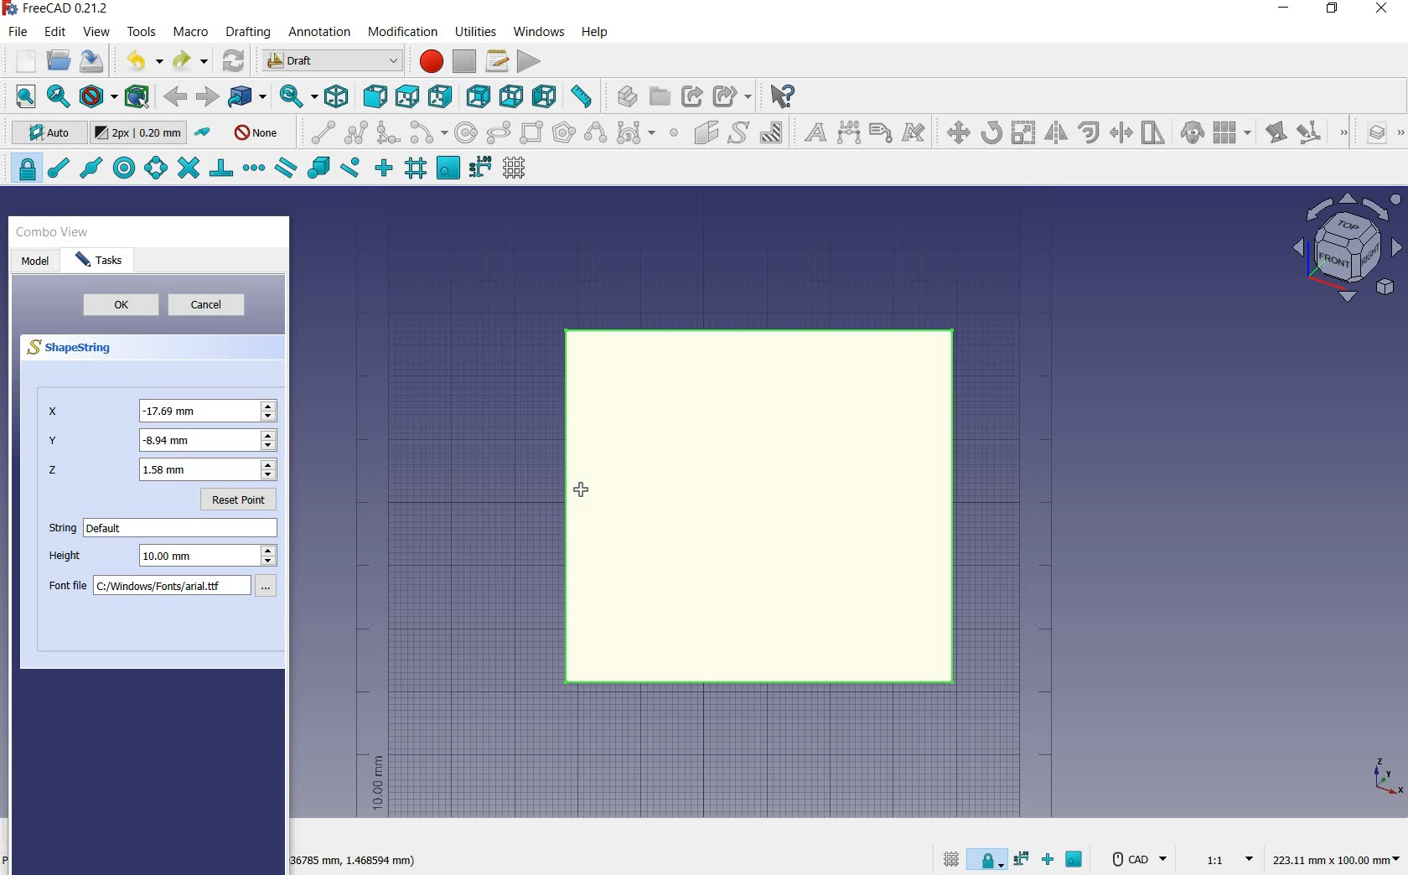 This screenshot has width=1408, height=875. I want to click on sync view, so click(294, 97).